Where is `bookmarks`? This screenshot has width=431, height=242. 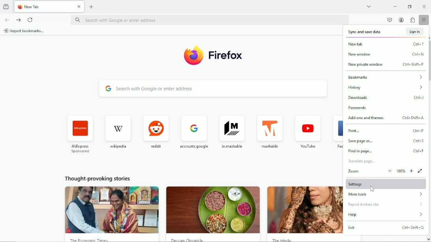 bookmarks is located at coordinates (385, 77).